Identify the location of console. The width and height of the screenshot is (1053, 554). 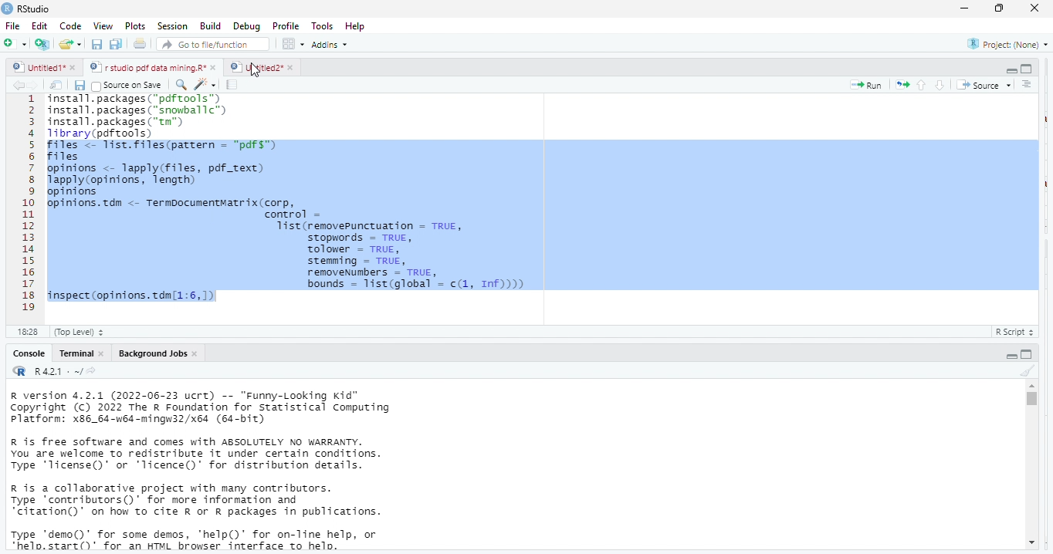
(28, 353).